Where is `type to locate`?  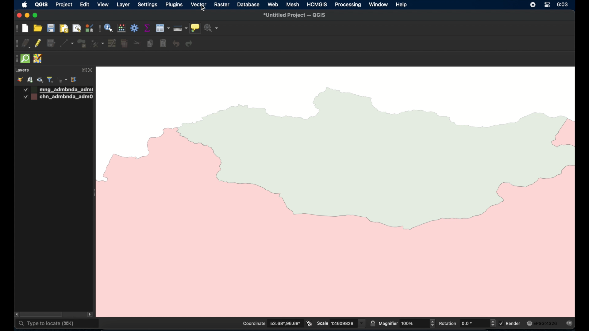
type to locate is located at coordinates (58, 324).